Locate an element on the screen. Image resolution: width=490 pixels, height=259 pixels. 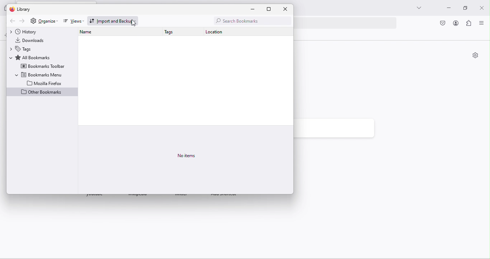
tags is located at coordinates (173, 33).